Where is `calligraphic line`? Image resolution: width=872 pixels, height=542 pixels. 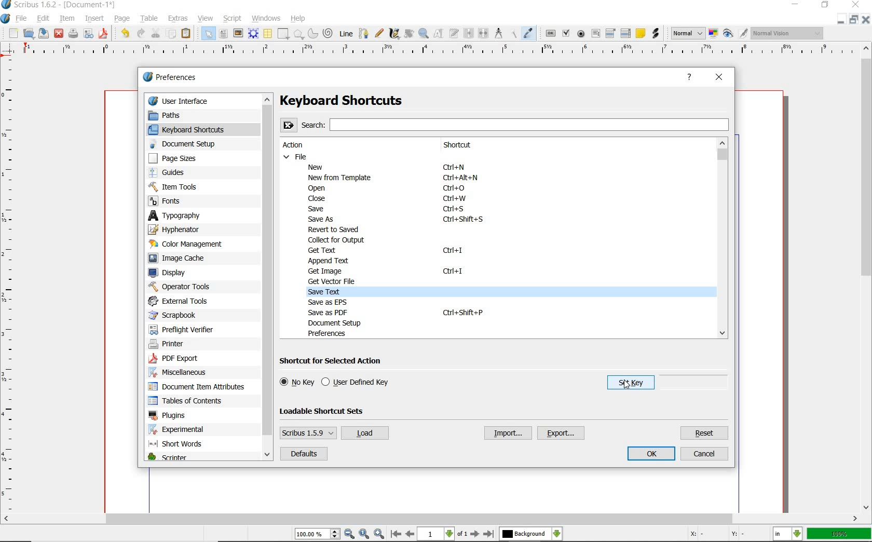 calligraphic line is located at coordinates (395, 34).